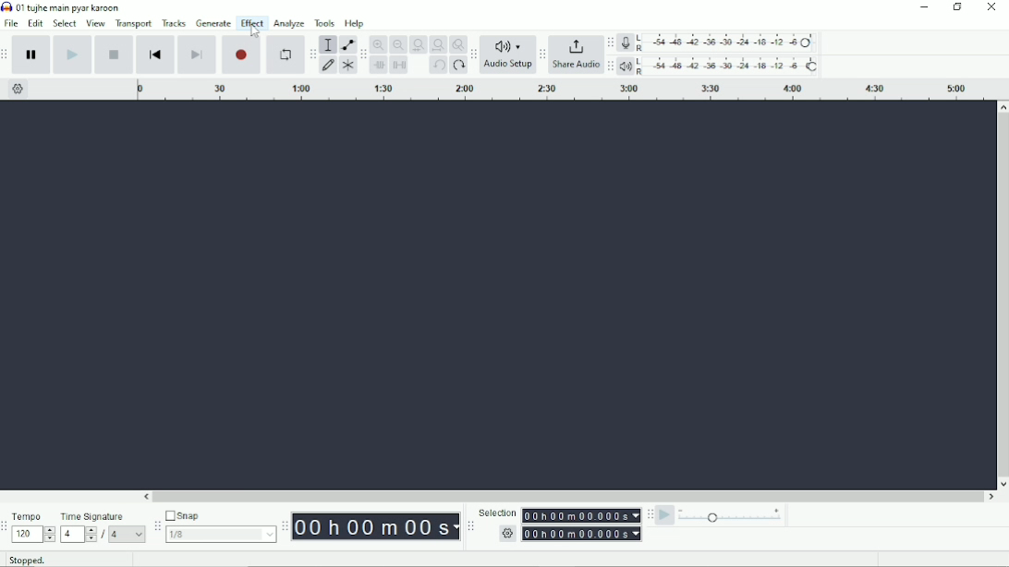 This screenshot has height=567, width=1009. Describe the element at coordinates (251, 23) in the screenshot. I see `Effect` at that location.